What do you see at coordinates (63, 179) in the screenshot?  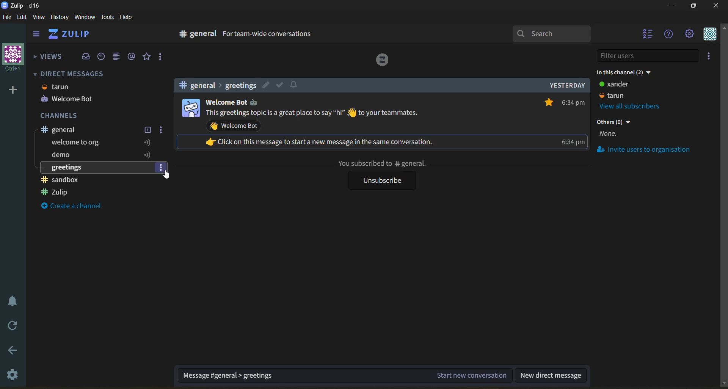 I see `sandbox` at bounding box center [63, 179].